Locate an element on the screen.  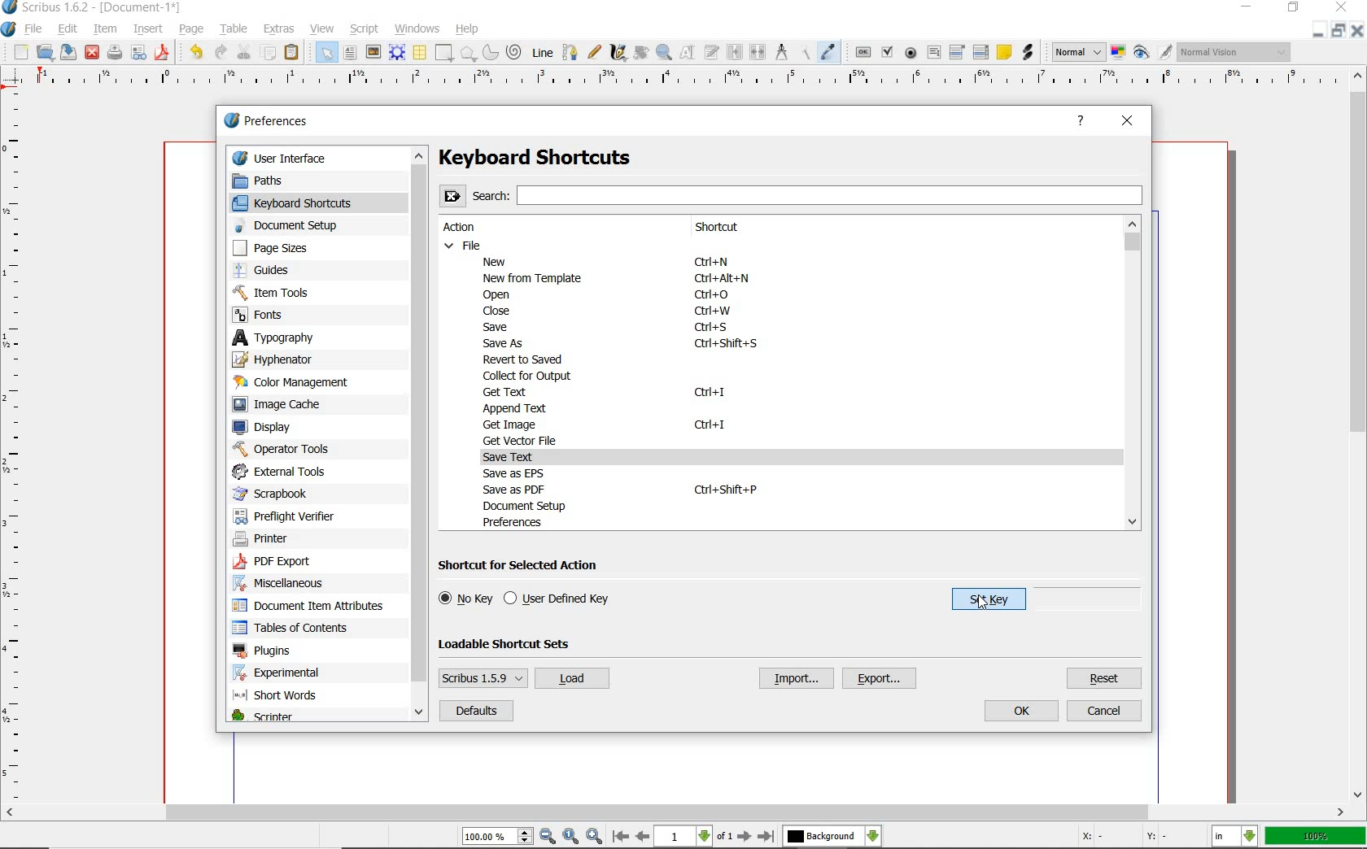
guides is located at coordinates (285, 271).